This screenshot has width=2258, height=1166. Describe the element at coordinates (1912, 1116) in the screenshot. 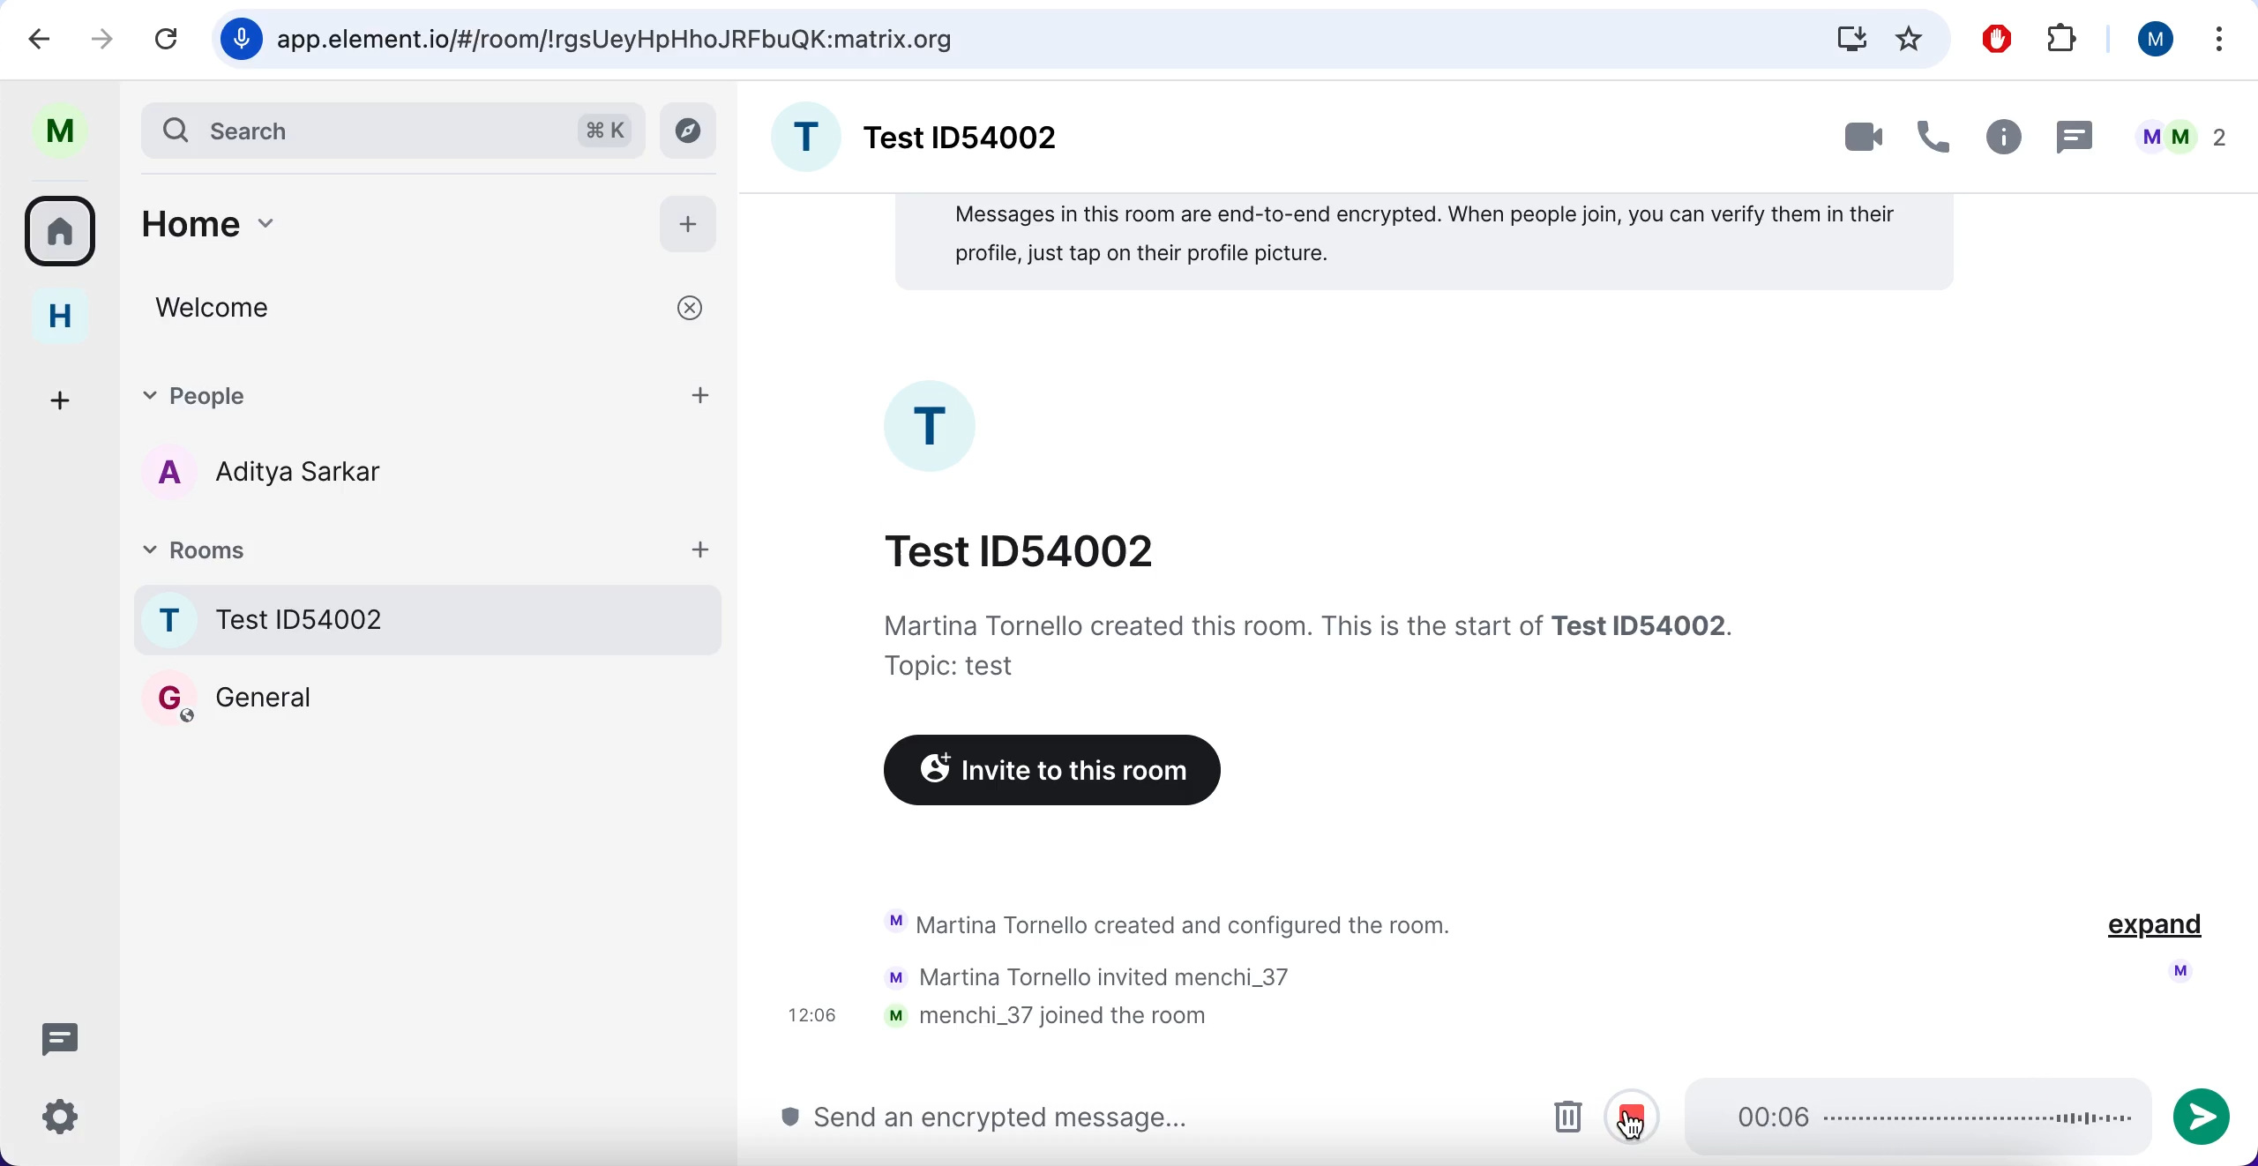

I see `audio` at that location.